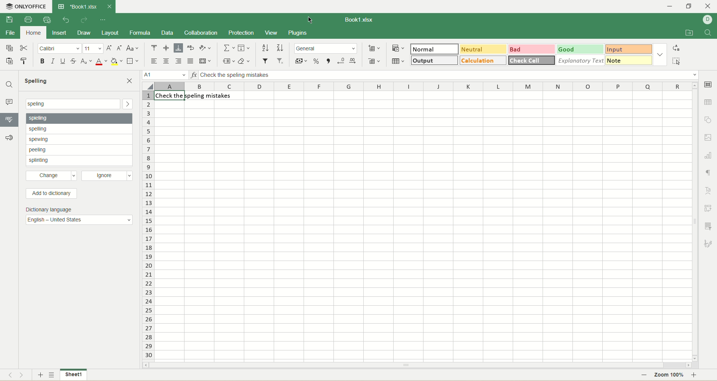 Image resolution: width=717 pixels, height=381 pixels. I want to click on cursor, so click(310, 20).